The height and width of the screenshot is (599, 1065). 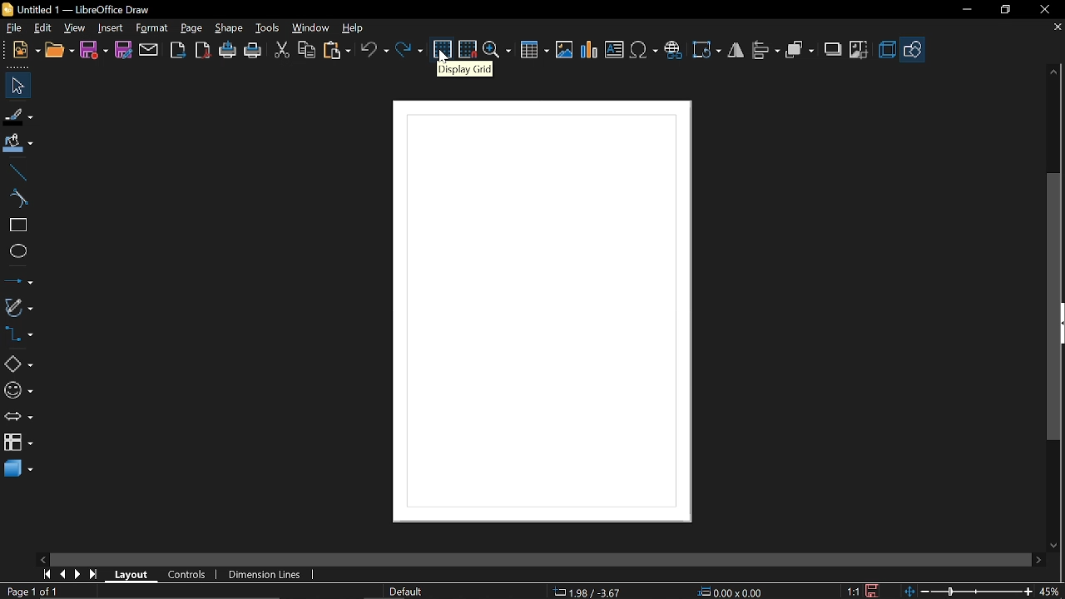 I want to click on basic shapes, so click(x=18, y=363).